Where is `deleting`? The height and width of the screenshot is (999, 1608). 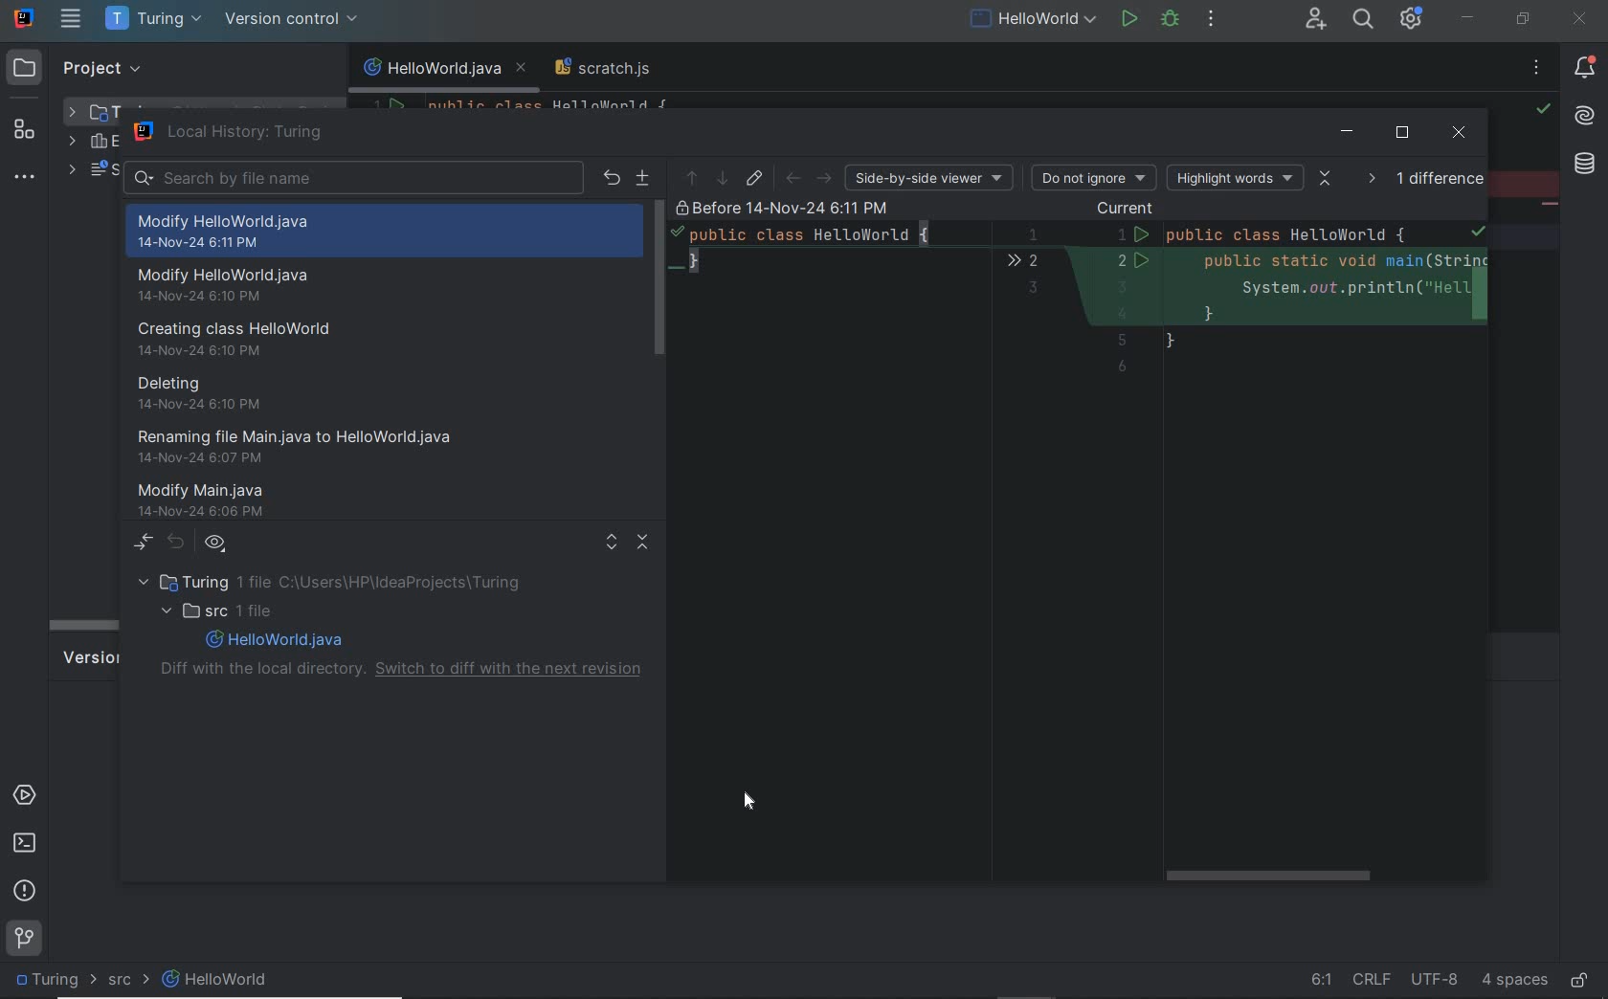
deleting is located at coordinates (208, 394).